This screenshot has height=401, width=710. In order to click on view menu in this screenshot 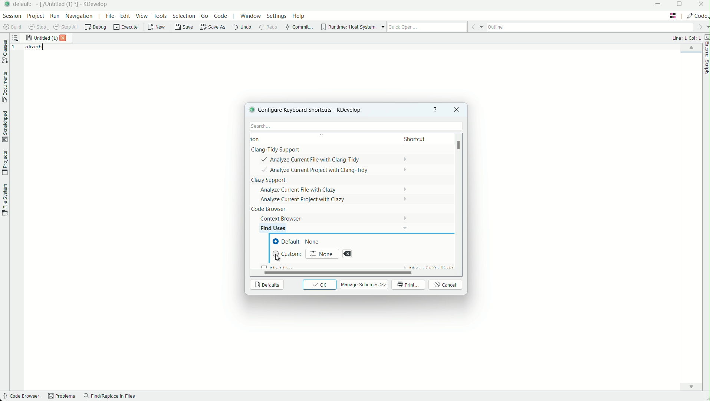, I will do `click(143, 16)`.